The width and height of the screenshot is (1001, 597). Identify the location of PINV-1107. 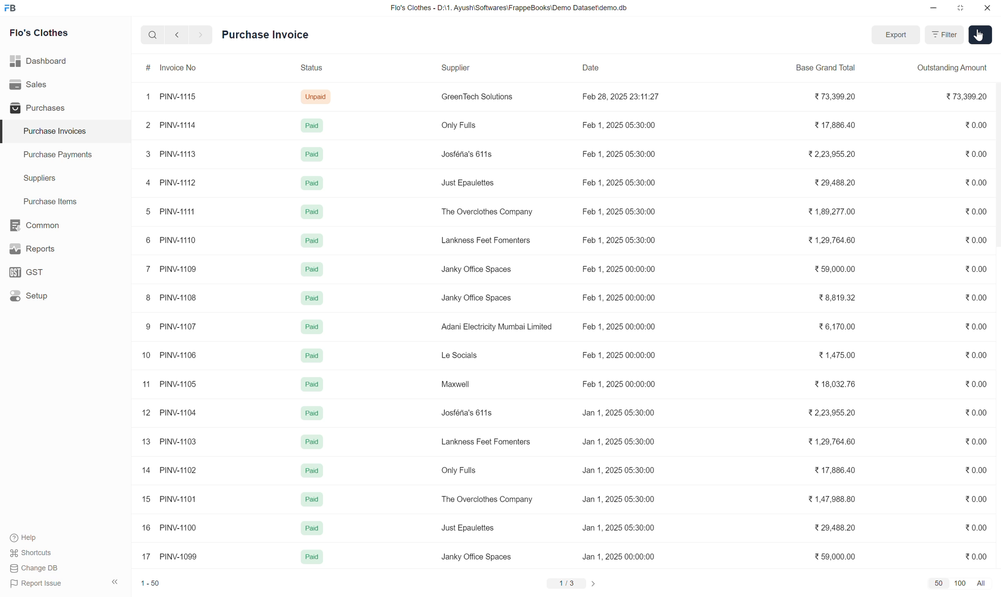
(178, 327).